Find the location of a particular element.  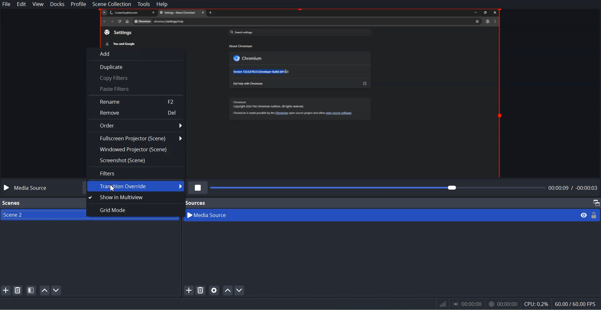

Remove is located at coordinates (136, 112).